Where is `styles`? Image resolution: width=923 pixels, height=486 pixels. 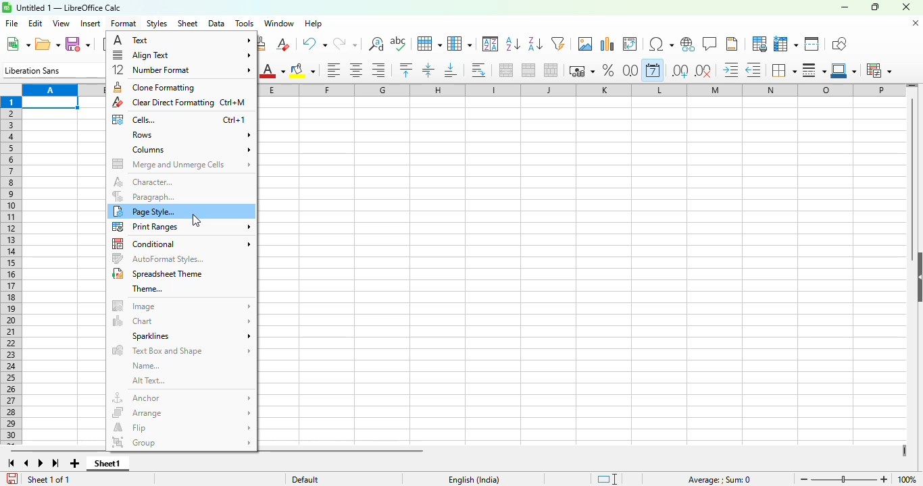
styles is located at coordinates (157, 24).